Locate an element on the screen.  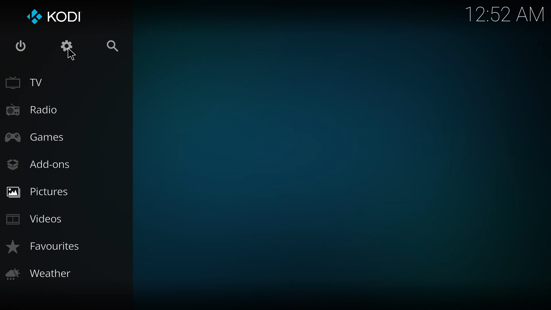
search is located at coordinates (116, 46).